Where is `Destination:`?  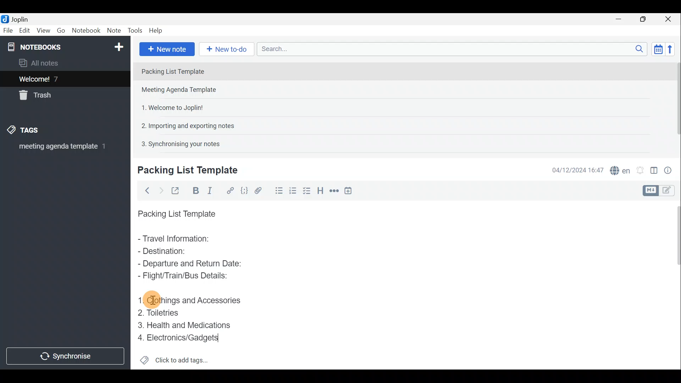
Destination: is located at coordinates (180, 252).